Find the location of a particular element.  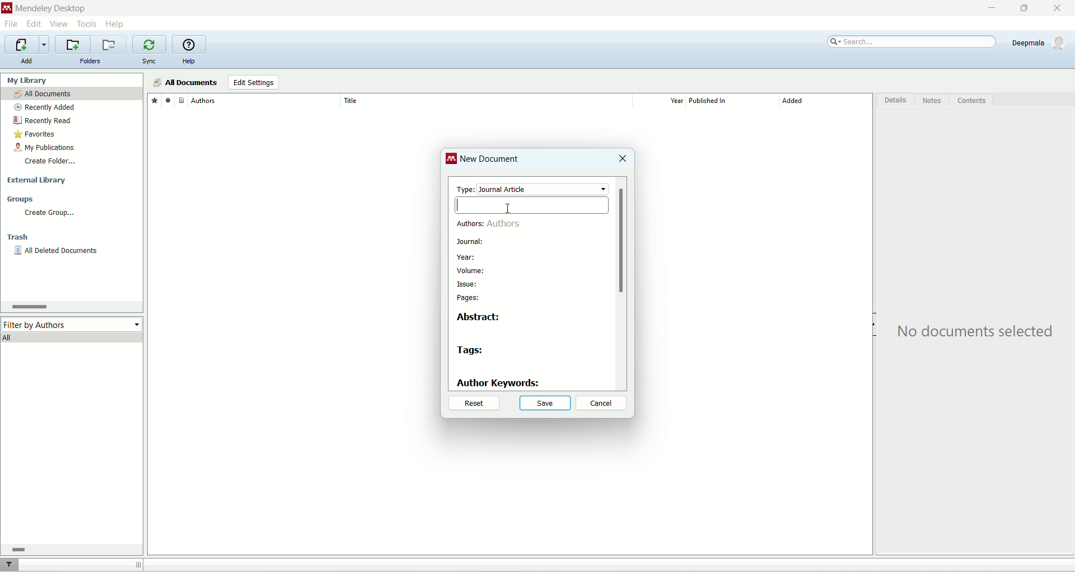

all is located at coordinates (73, 337).